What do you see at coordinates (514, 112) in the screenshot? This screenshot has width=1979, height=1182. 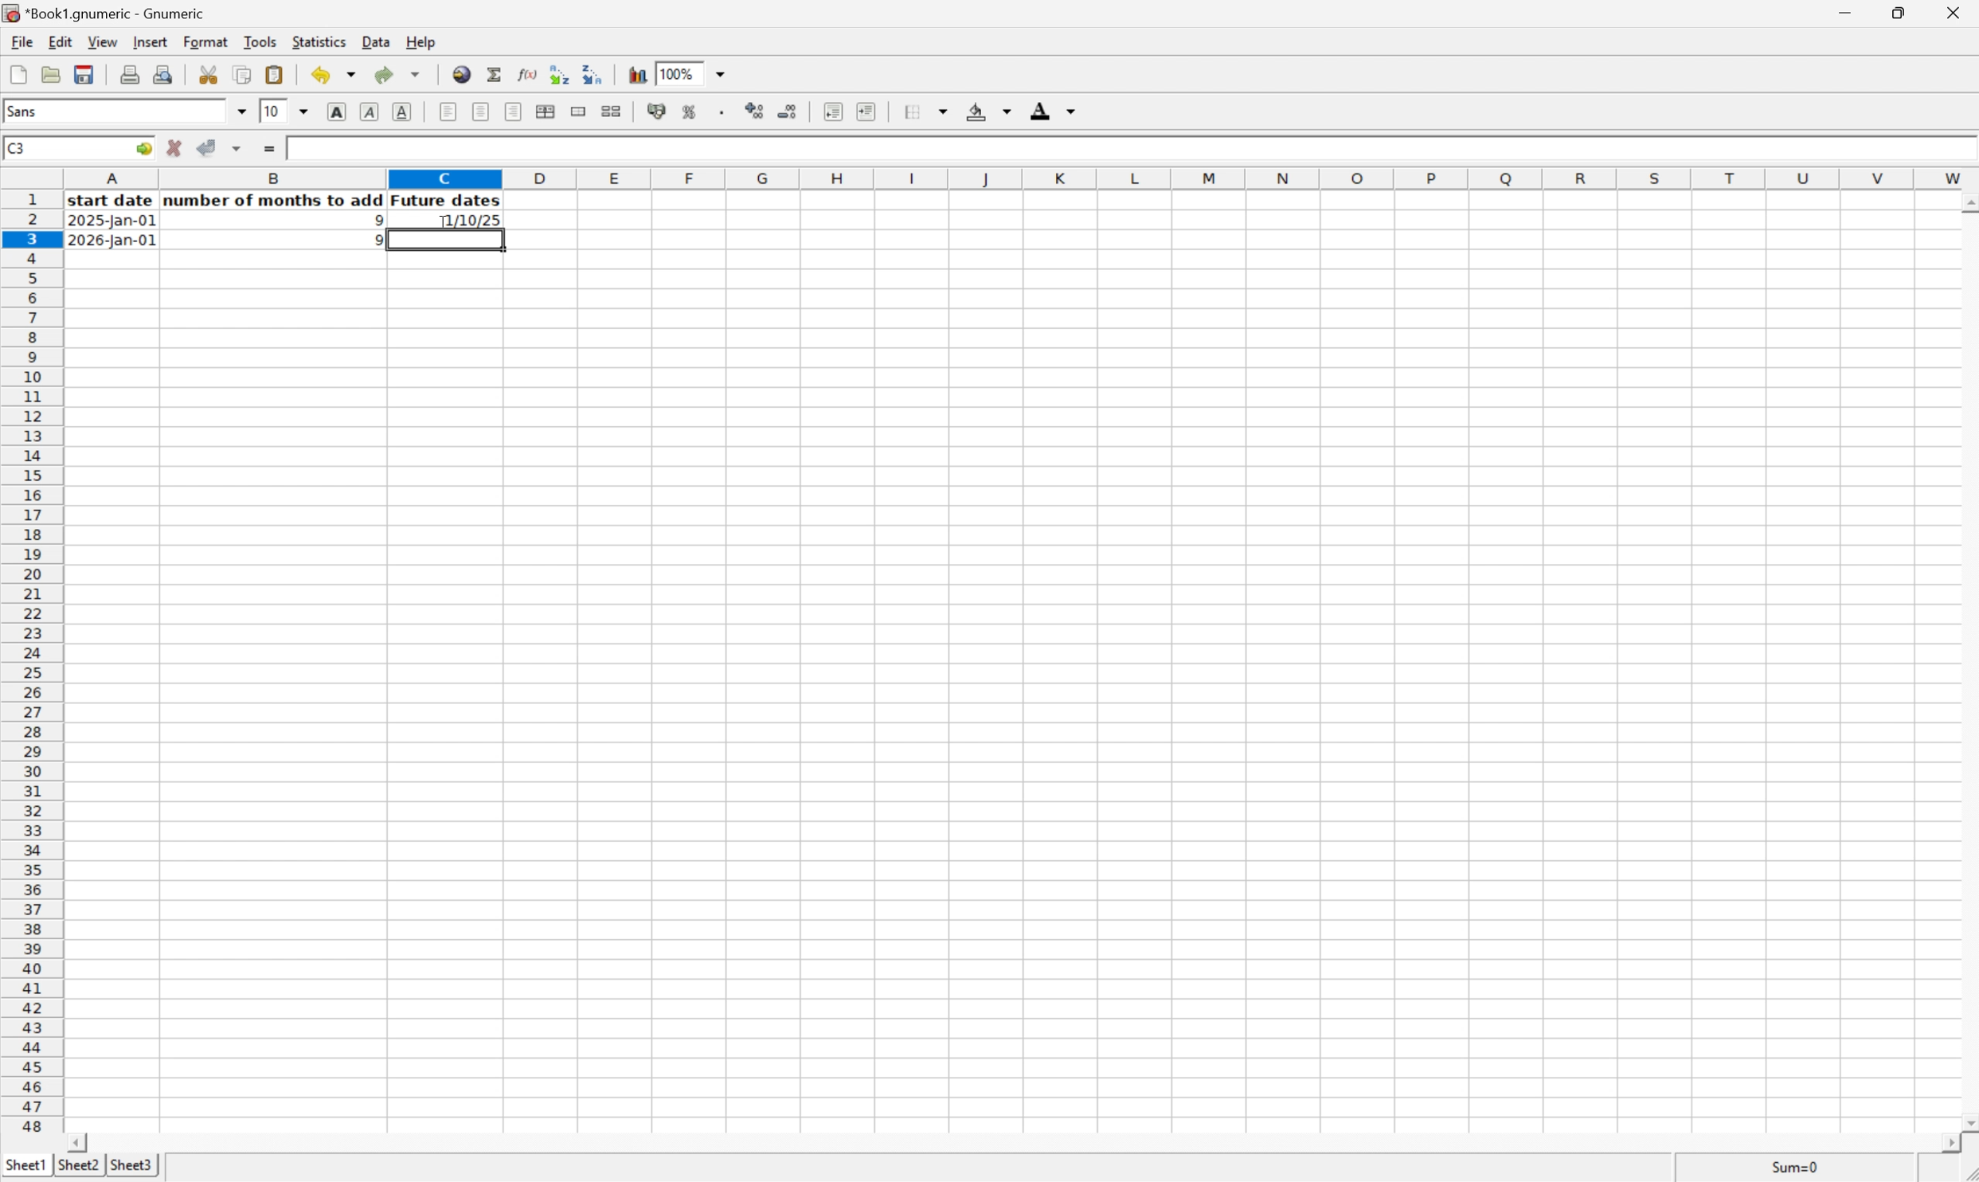 I see `Align Right` at bounding box center [514, 112].